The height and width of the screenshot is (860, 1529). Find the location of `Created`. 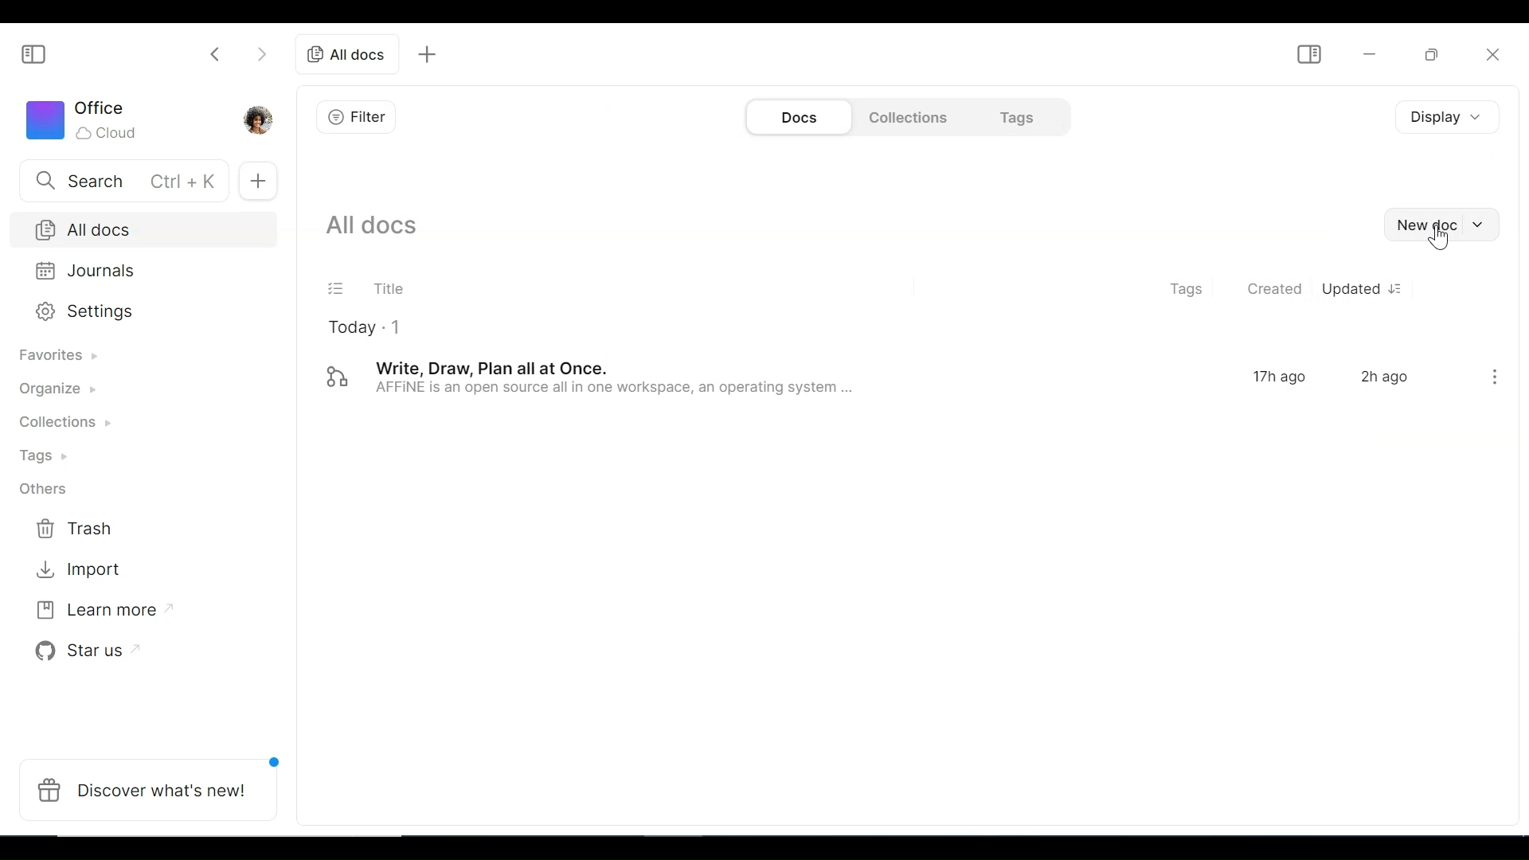

Created is located at coordinates (1273, 291).